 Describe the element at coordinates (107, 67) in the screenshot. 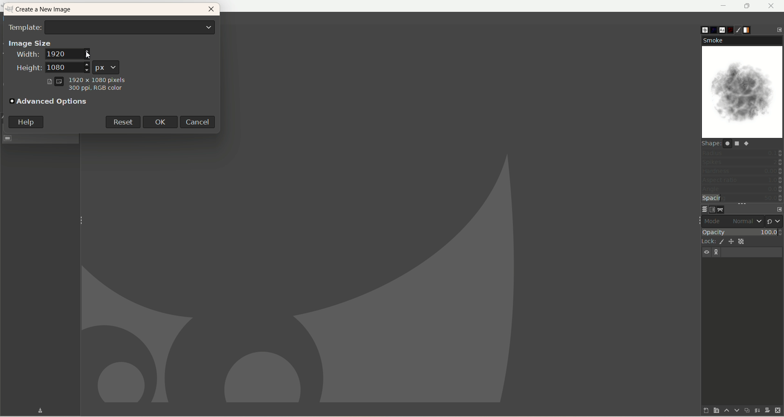

I see `pixel` at that location.